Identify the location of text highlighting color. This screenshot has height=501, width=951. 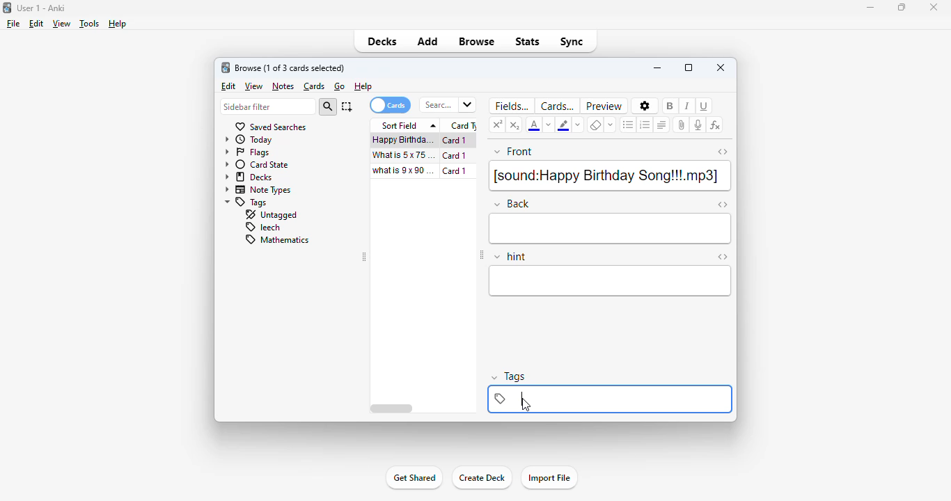
(563, 125).